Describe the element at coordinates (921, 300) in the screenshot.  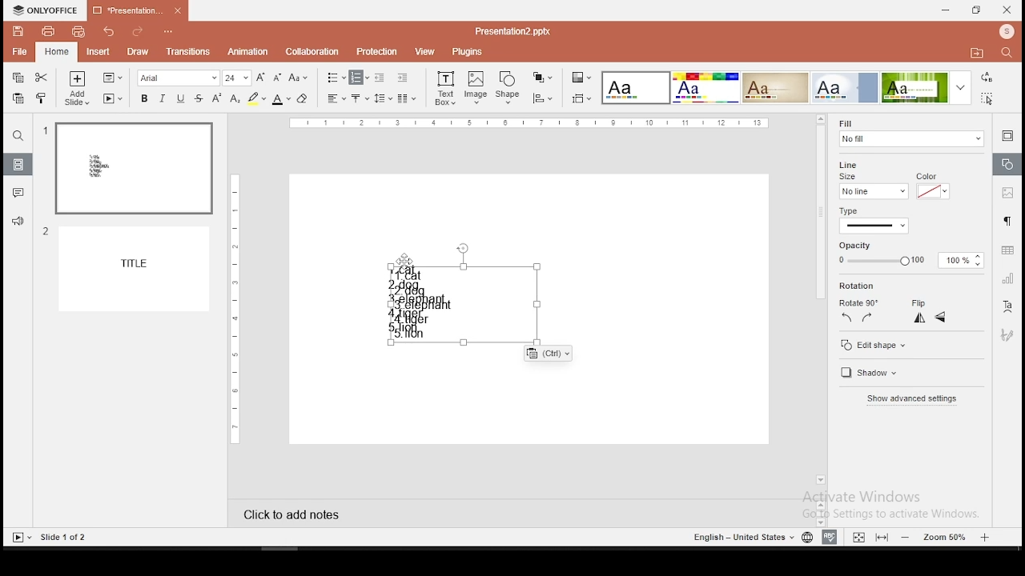
I see `flip` at that location.